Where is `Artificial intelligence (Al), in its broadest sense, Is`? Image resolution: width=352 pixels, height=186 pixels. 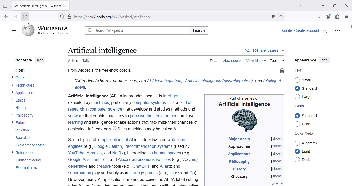 Artificial intelligence (Al), in its broadest sense, Is is located at coordinates (114, 96).